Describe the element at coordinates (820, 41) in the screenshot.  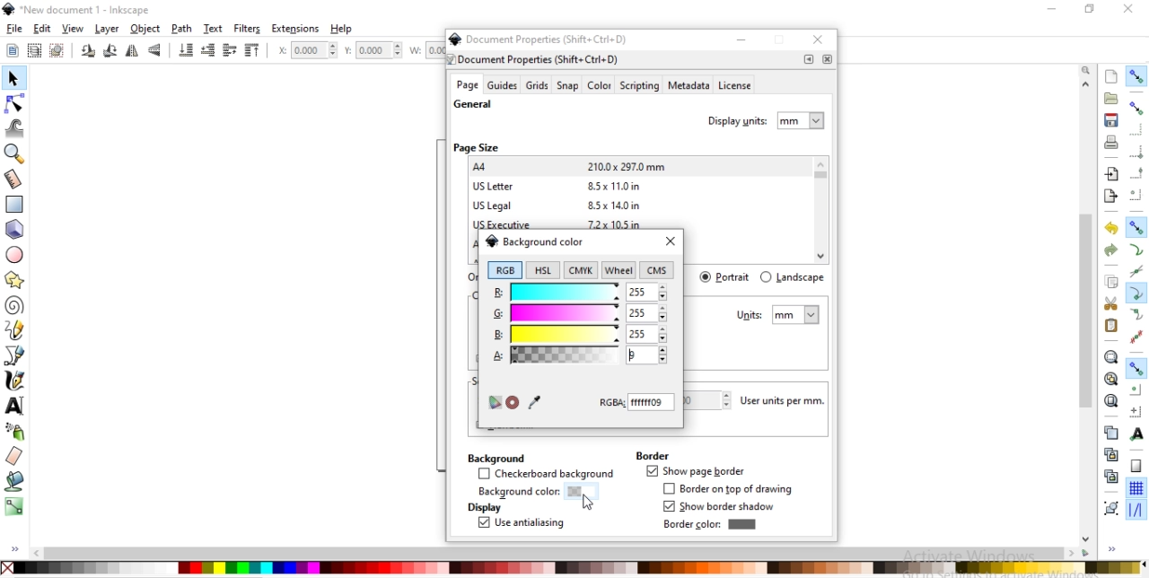
I see `close` at that location.